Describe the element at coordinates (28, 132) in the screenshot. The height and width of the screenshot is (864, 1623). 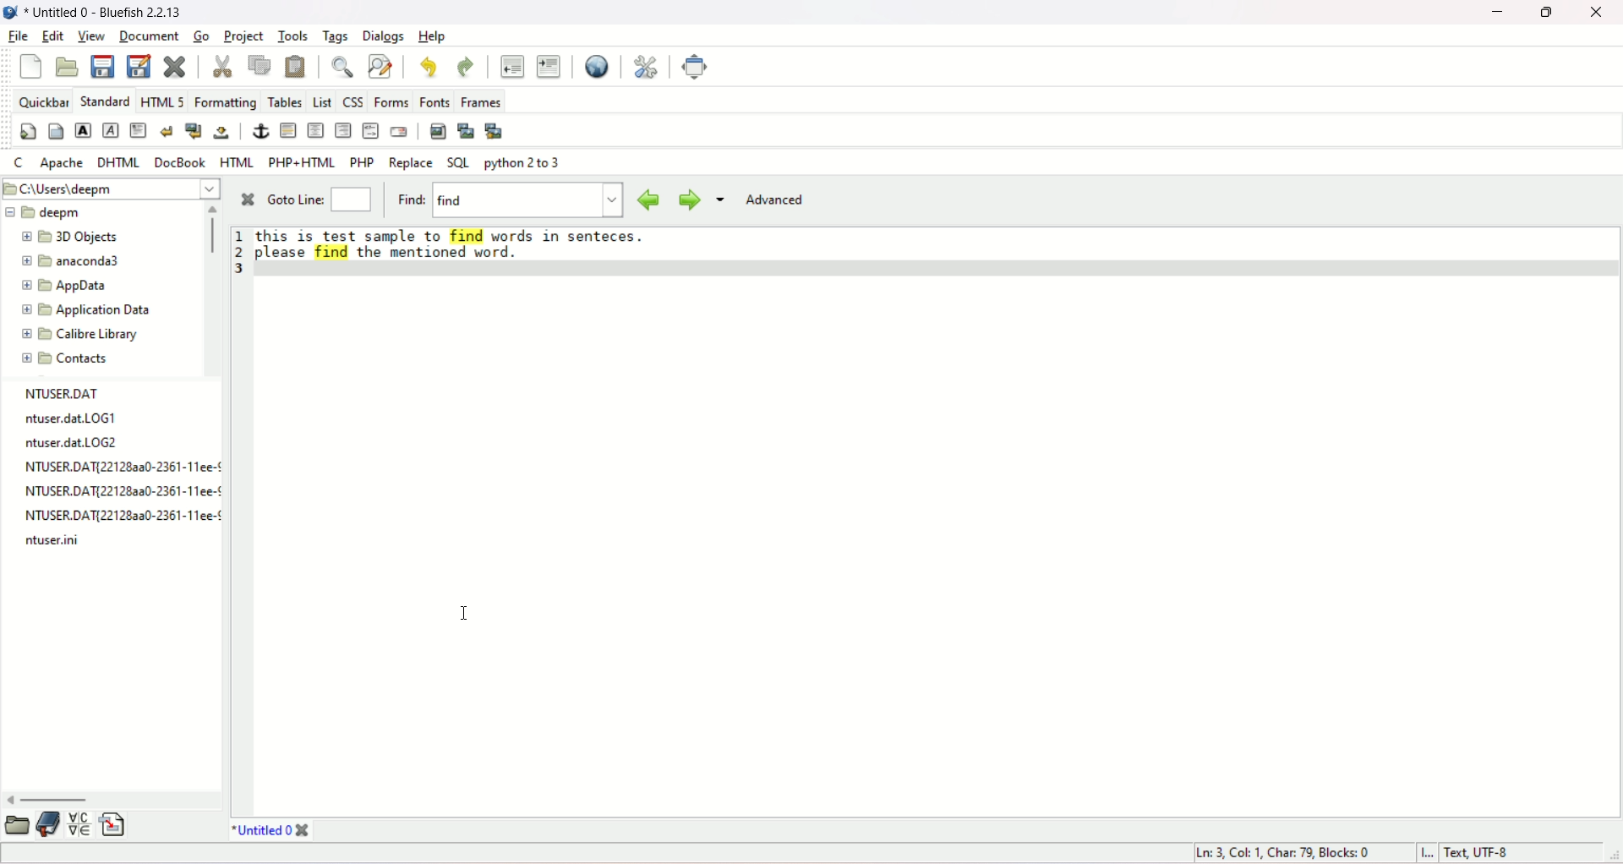
I see `quickstart` at that location.